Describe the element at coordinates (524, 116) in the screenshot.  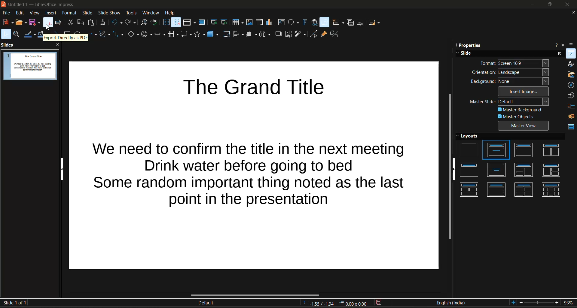
I see `master objects` at that location.